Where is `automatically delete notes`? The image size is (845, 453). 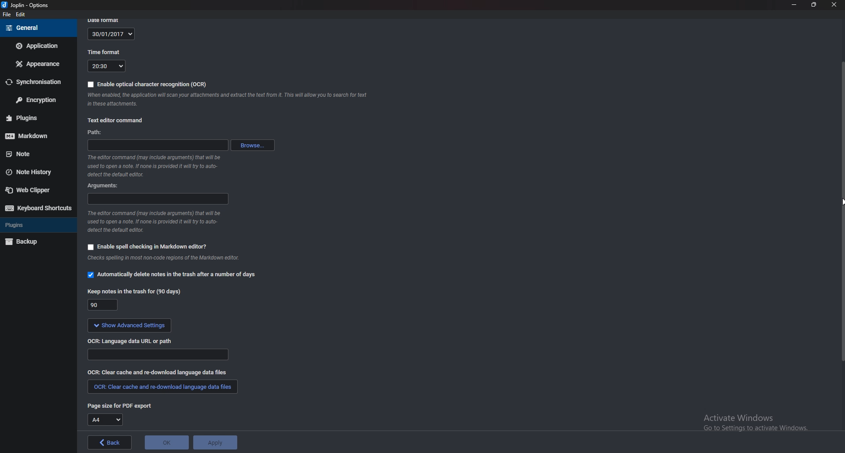 automatically delete notes is located at coordinates (176, 276).